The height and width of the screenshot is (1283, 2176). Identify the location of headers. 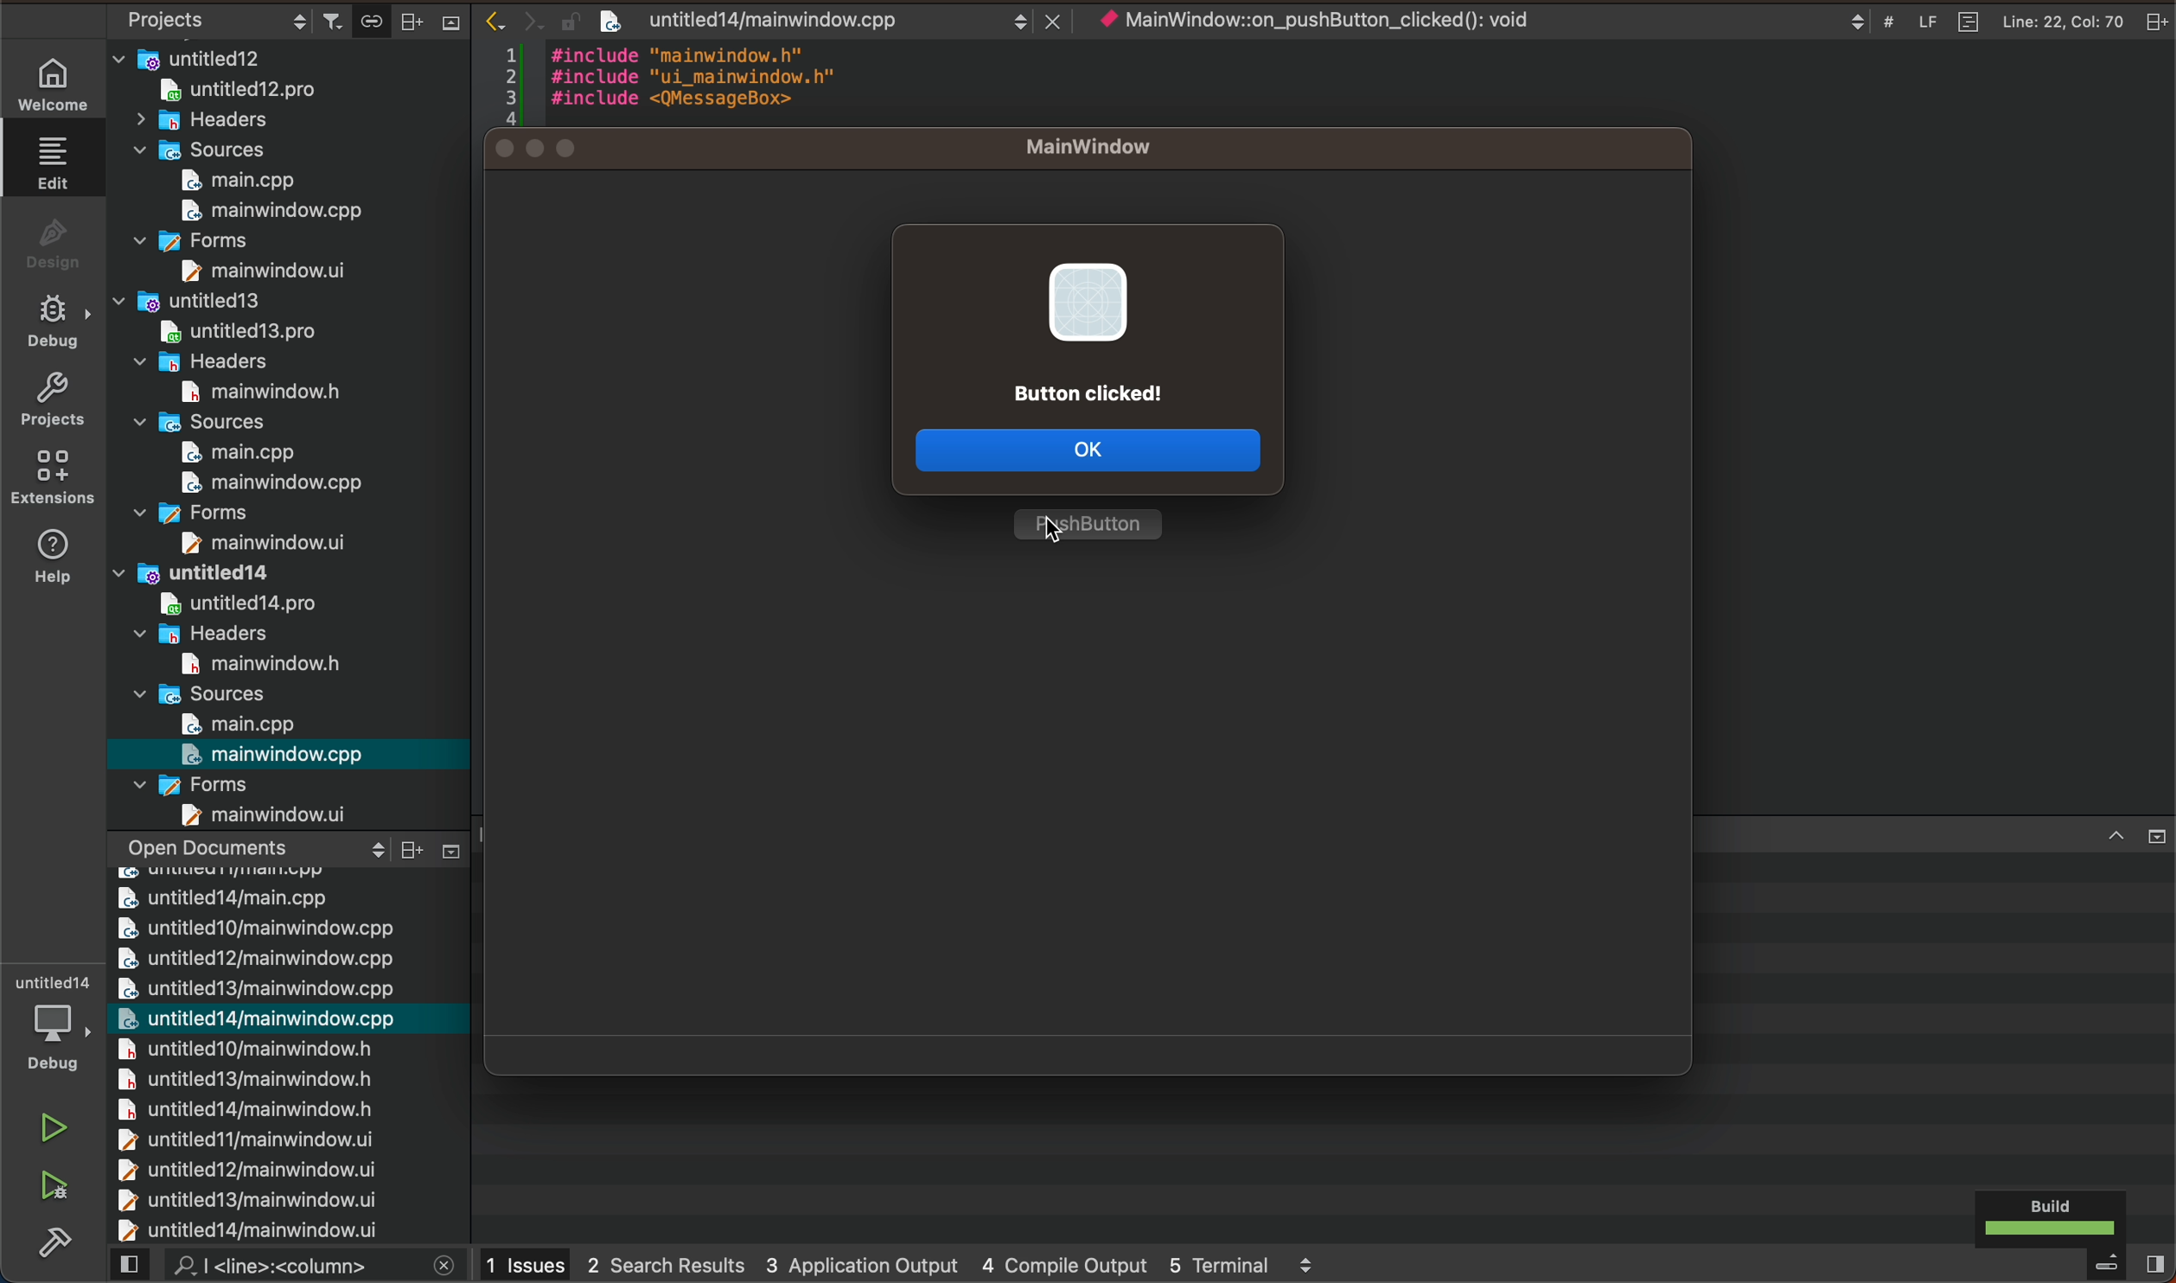
(218, 361).